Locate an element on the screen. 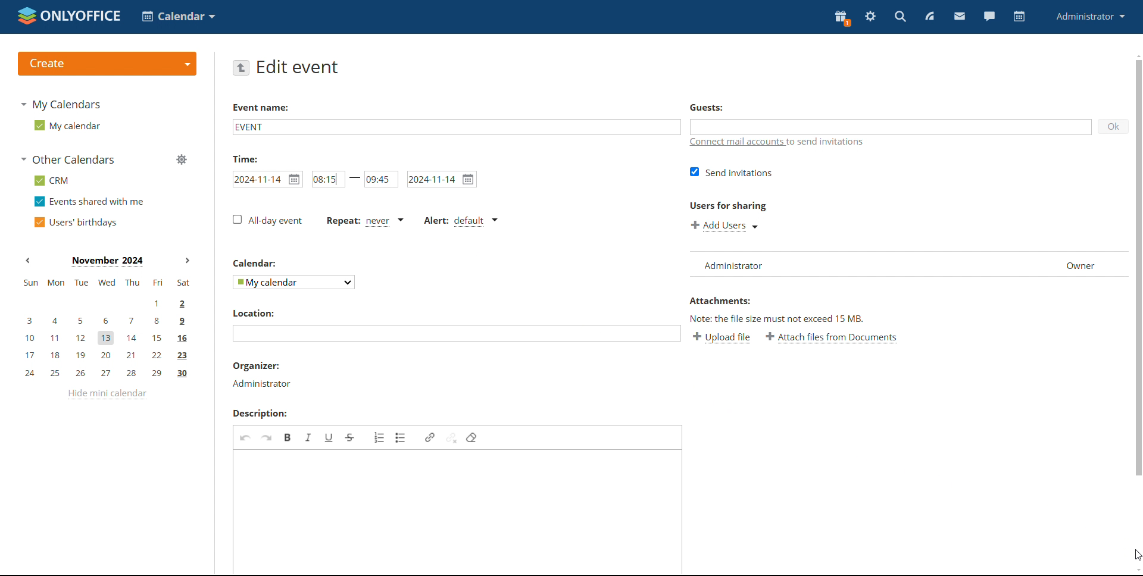  scroll down is located at coordinates (1136, 570).